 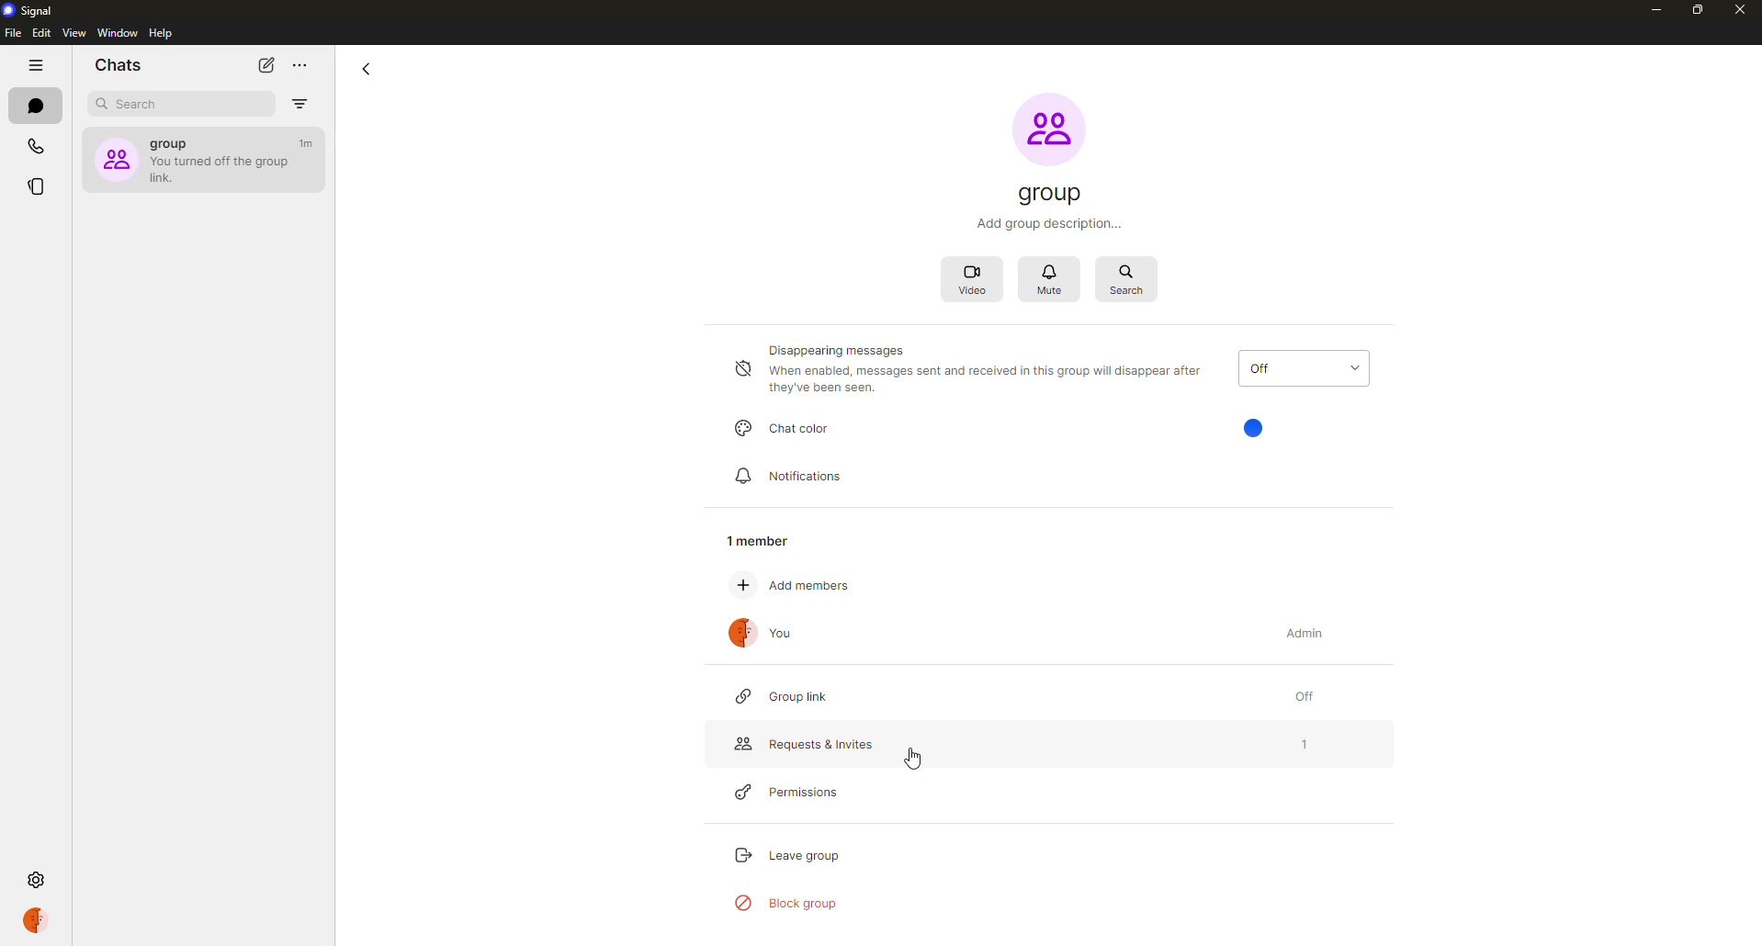 What do you see at coordinates (970, 371) in the screenshot?
I see `disappearing messages` at bounding box center [970, 371].